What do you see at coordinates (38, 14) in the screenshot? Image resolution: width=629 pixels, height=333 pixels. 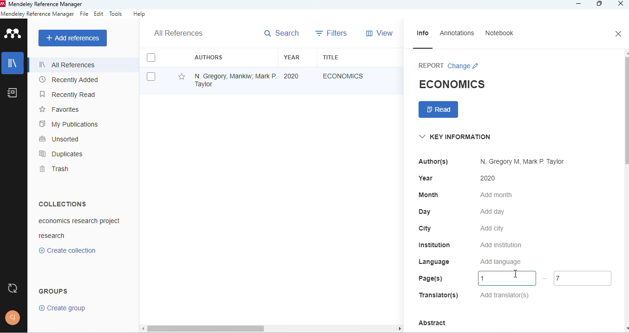 I see `mendeley reference manager` at bounding box center [38, 14].